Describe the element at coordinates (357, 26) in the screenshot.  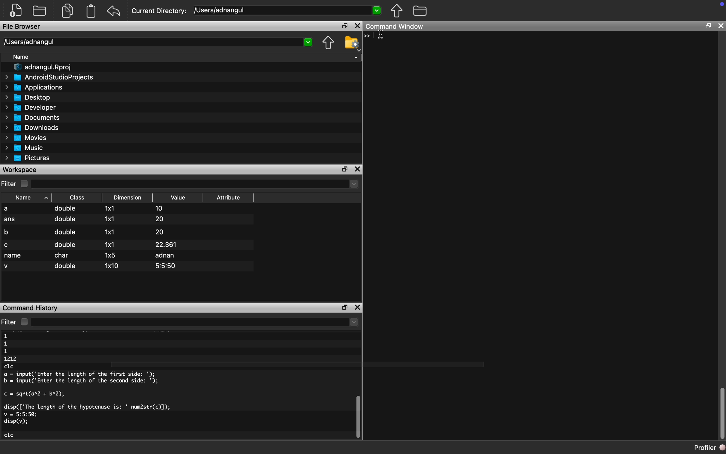
I see `Close` at that location.